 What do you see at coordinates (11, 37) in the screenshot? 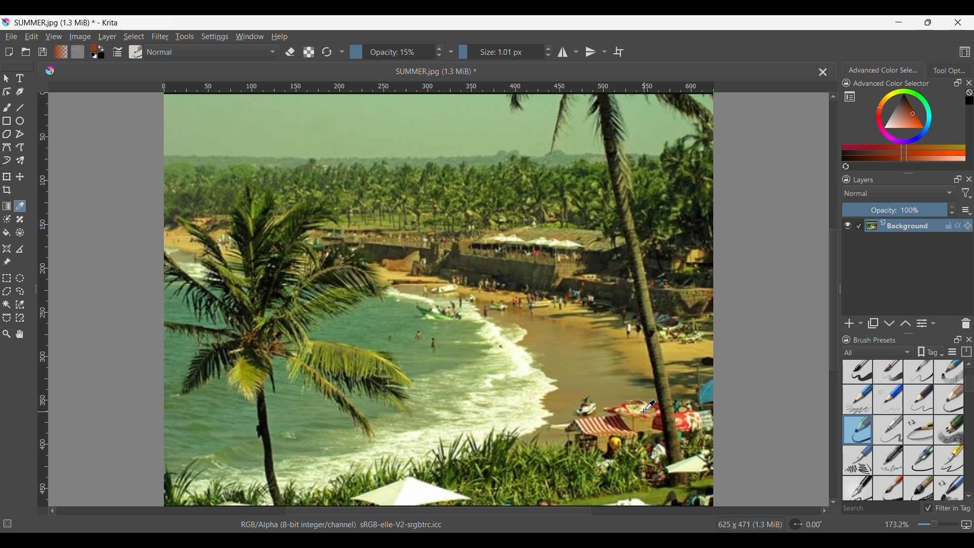
I see `File menu` at bounding box center [11, 37].